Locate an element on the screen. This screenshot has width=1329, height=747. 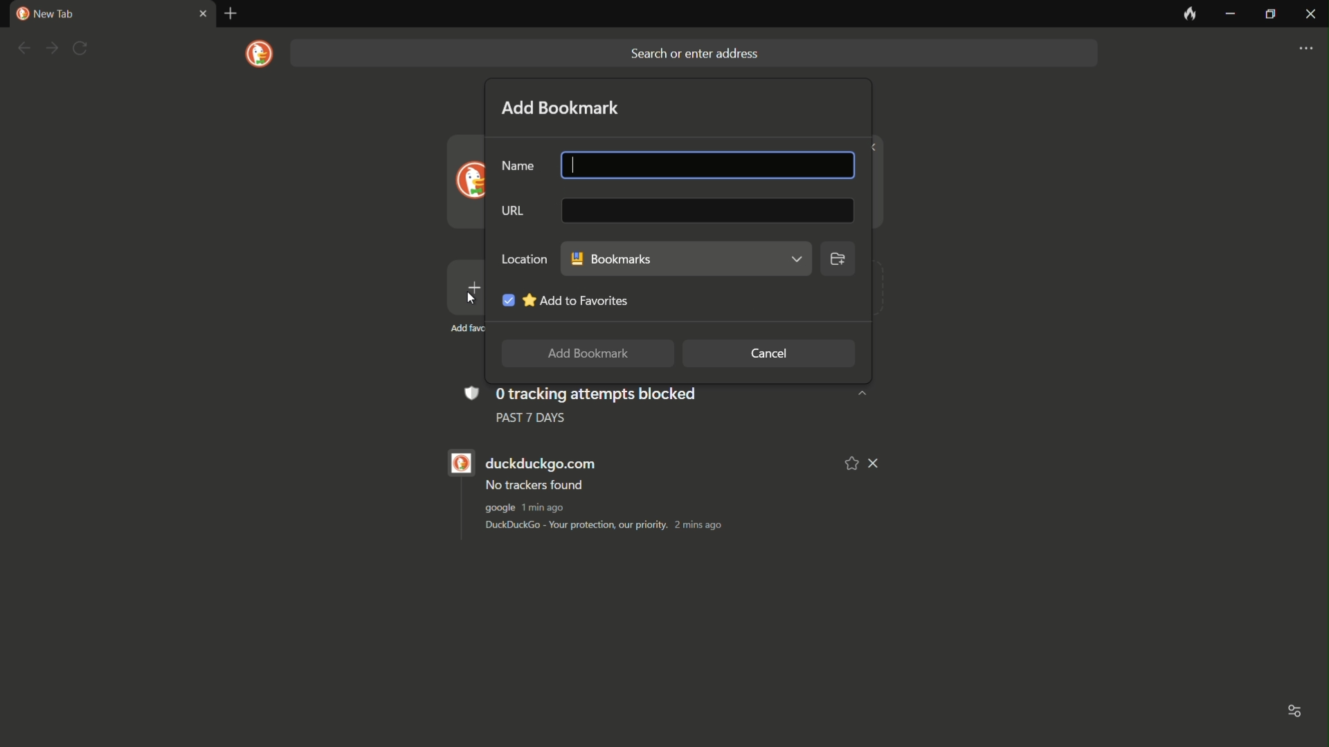
new tab is located at coordinates (45, 14).